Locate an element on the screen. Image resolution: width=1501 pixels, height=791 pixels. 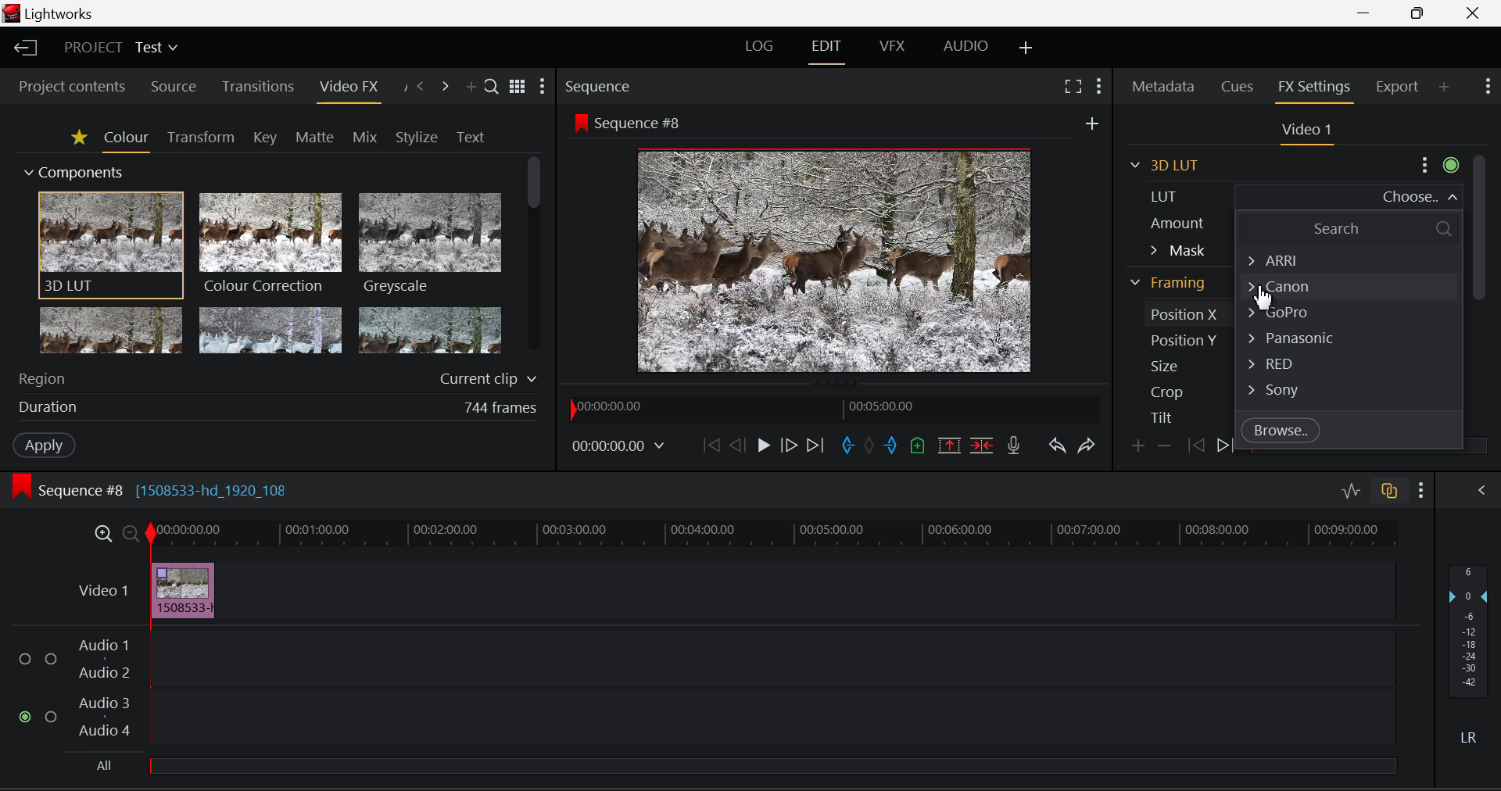
Mark In is located at coordinates (847, 446).